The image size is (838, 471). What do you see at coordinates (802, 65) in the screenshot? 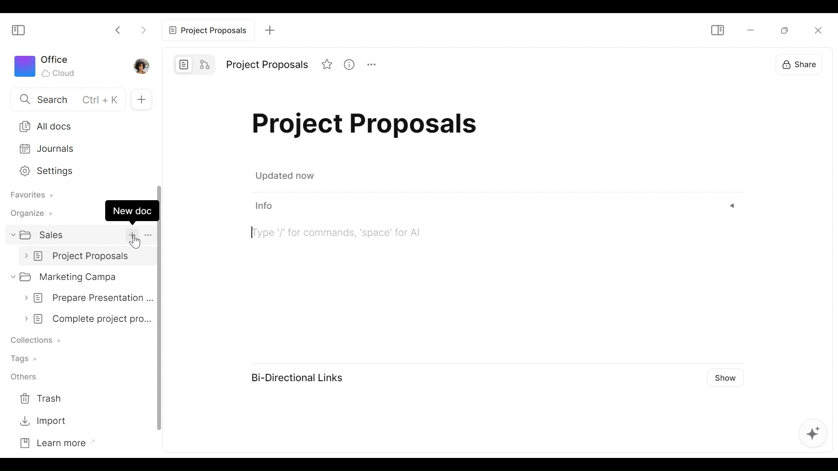
I see `Share` at bounding box center [802, 65].